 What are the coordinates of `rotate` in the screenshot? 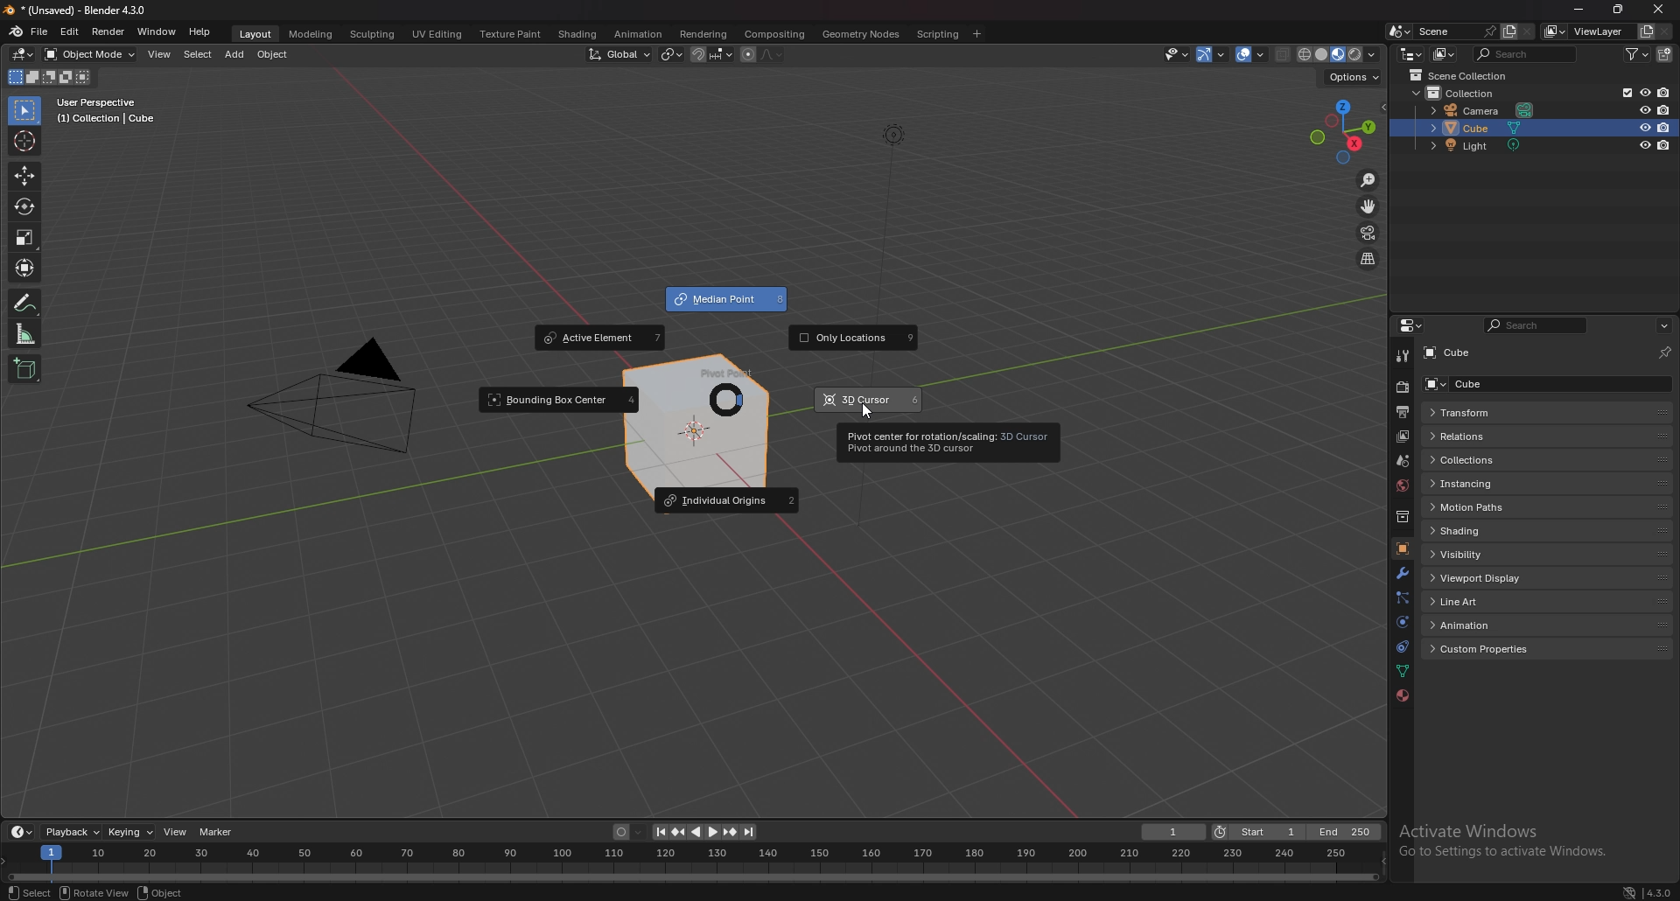 It's located at (23, 207).